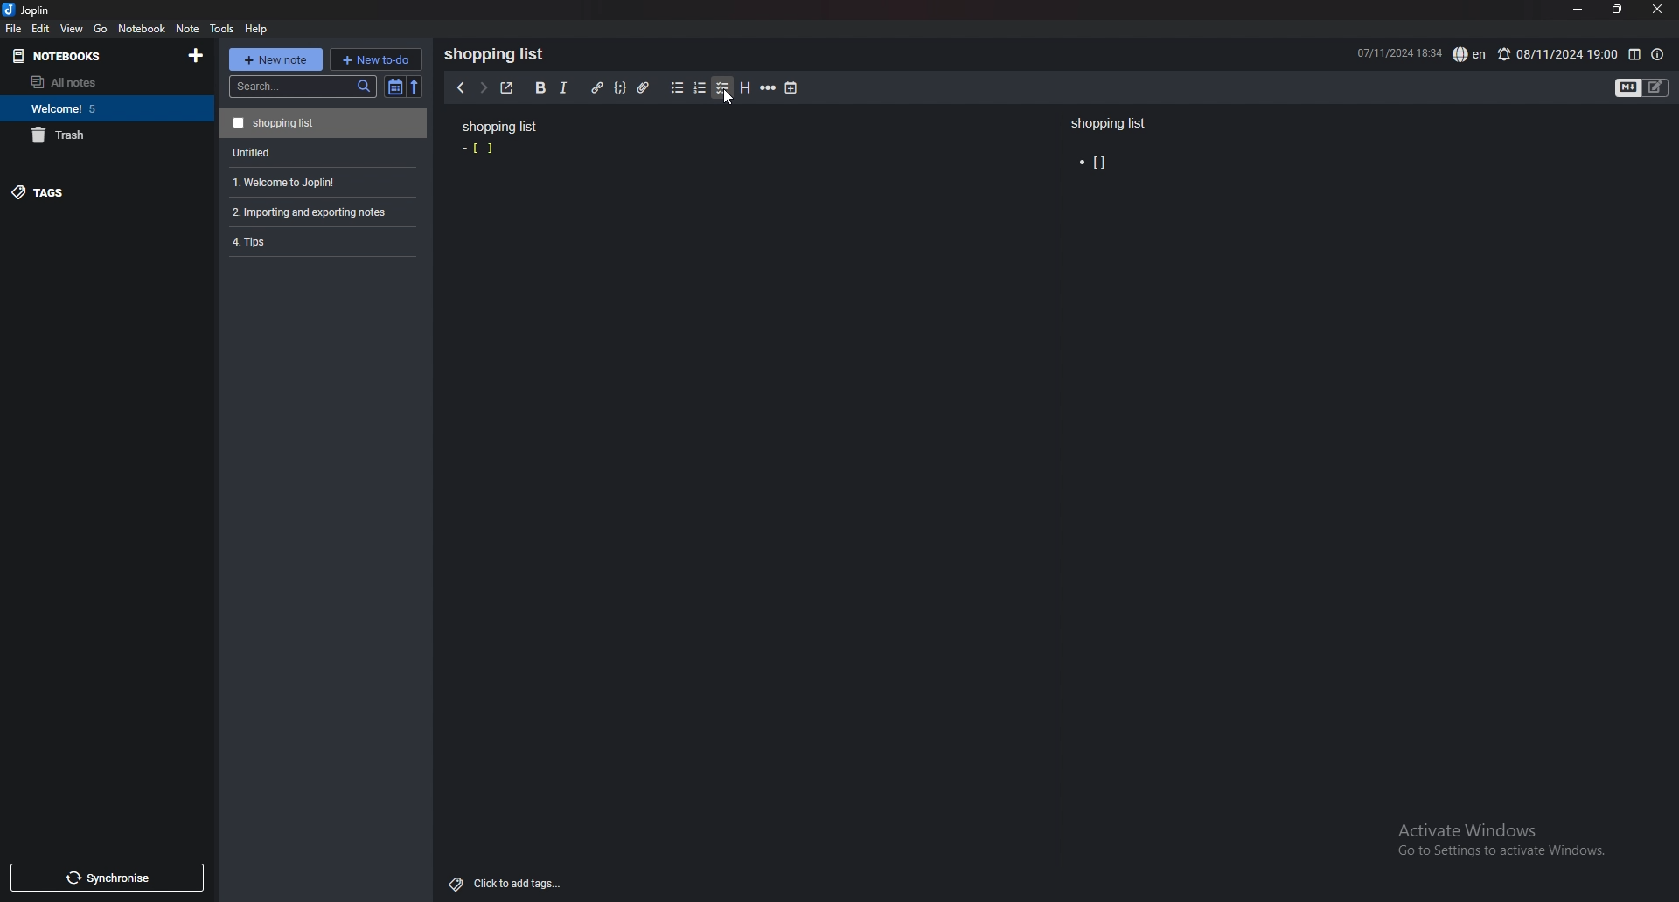 The image size is (1679, 902). Describe the element at coordinates (506, 885) in the screenshot. I see `add tags` at that location.